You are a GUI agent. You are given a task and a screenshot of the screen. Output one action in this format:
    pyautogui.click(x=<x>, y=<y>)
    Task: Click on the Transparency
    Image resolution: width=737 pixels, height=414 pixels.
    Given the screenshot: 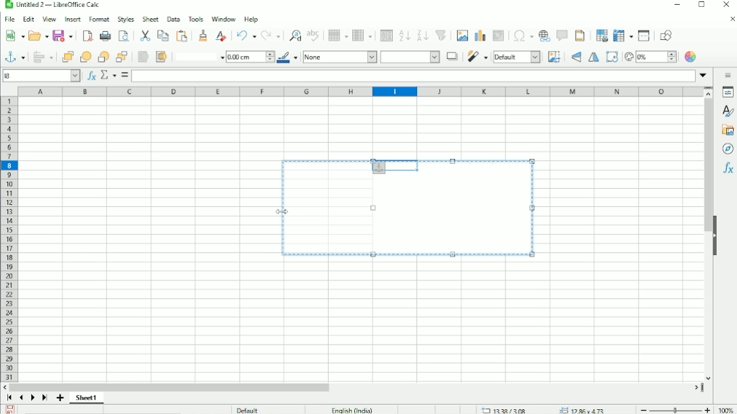 What is the action you would take?
    pyautogui.click(x=650, y=57)
    